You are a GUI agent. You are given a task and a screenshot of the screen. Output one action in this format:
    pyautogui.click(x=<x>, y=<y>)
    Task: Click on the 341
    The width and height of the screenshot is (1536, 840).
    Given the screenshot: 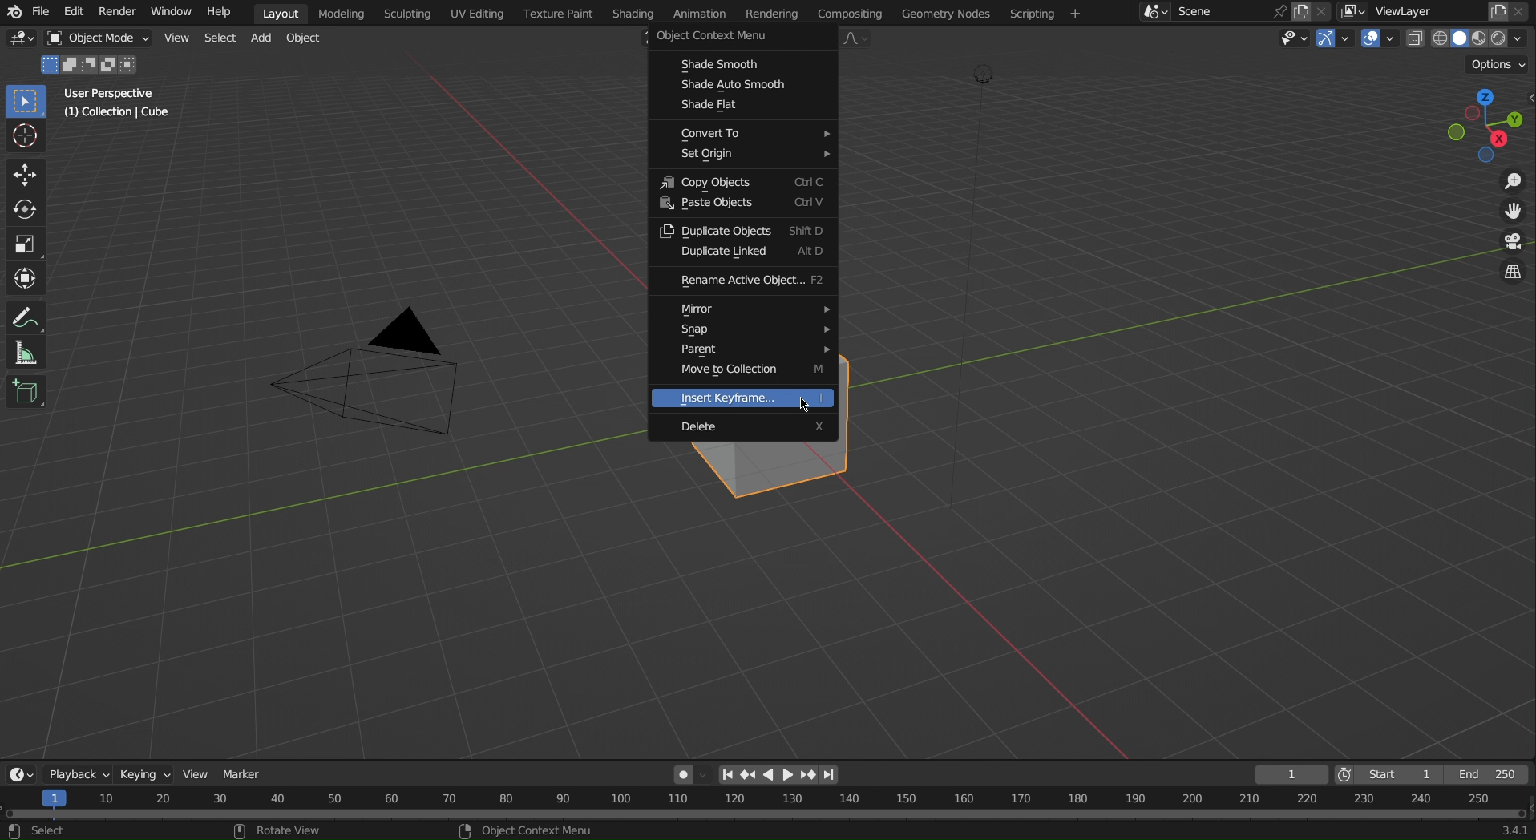 What is the action you would take?
    pyautogui.click(x=1500, y=831)
    